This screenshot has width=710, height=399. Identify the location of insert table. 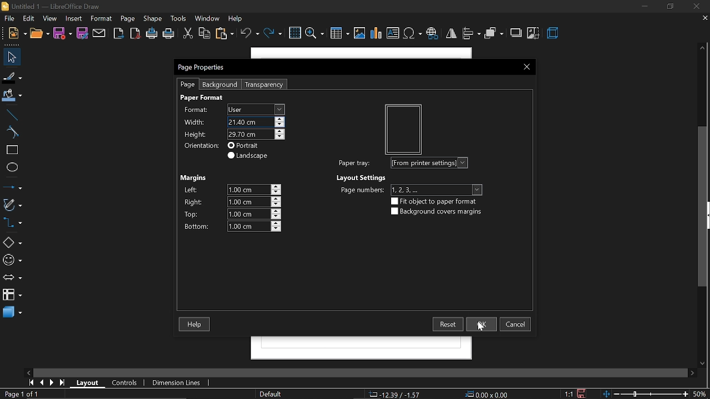
(339, 34).